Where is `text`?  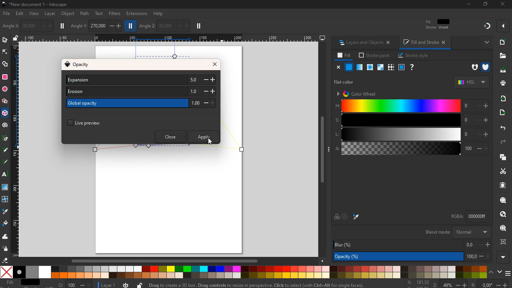 text is located at coordinates (4, 175).